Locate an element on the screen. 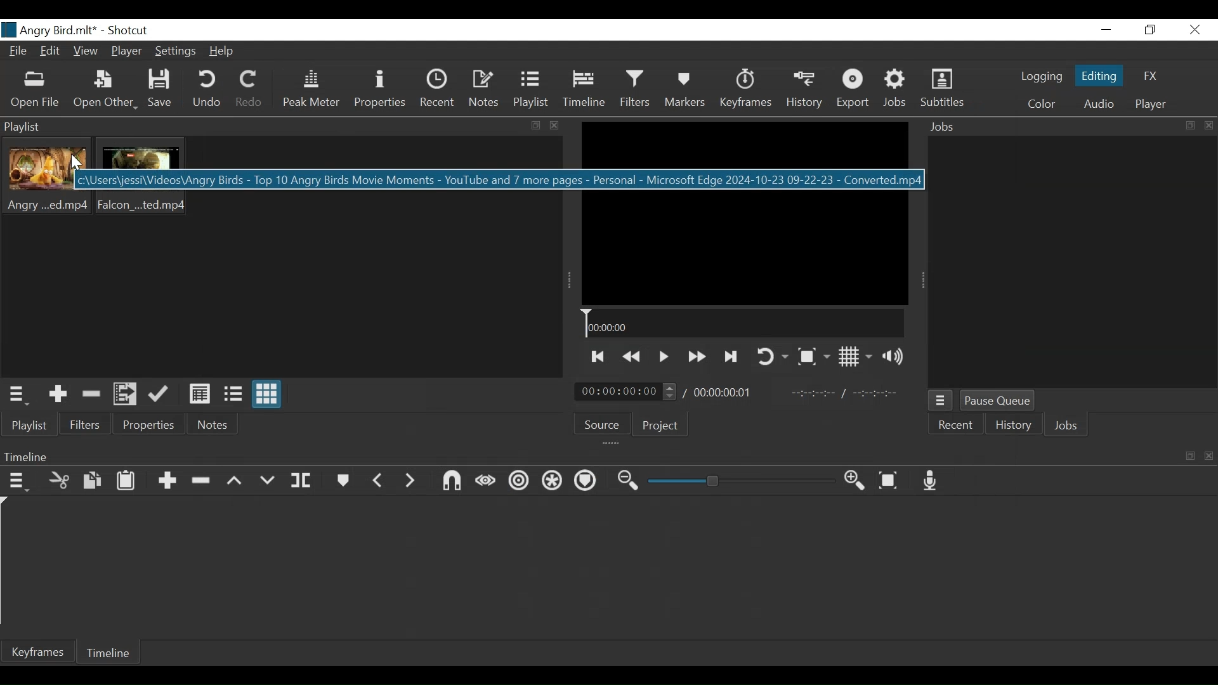 This screenshot has height=685, width=1218. Recent is located at coordinates (437, 91).